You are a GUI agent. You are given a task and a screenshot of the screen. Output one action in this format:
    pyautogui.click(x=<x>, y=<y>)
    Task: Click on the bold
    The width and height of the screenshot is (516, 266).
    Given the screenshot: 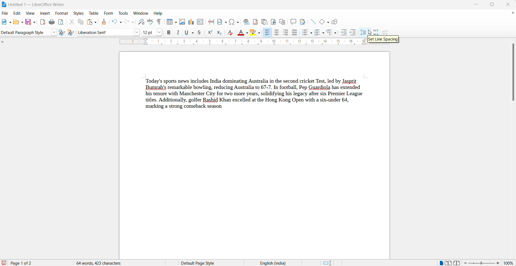 What is the action you would take?
    pyautogui.click(x=169, y=33)
    